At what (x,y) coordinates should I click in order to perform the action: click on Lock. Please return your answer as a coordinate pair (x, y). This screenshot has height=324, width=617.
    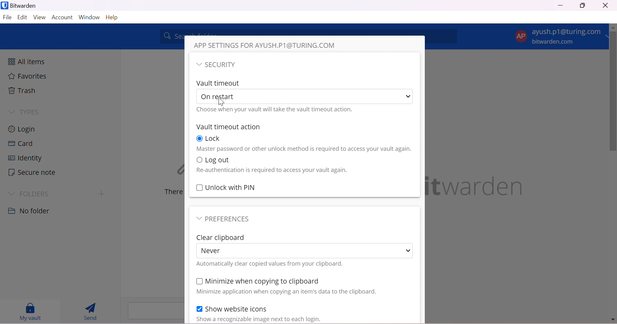
    Looking at the image, I should click on (215, 138).